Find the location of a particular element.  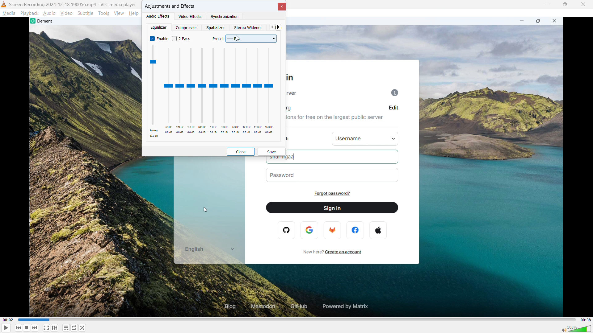

Previous tab  is located at coordinates (271, 27).